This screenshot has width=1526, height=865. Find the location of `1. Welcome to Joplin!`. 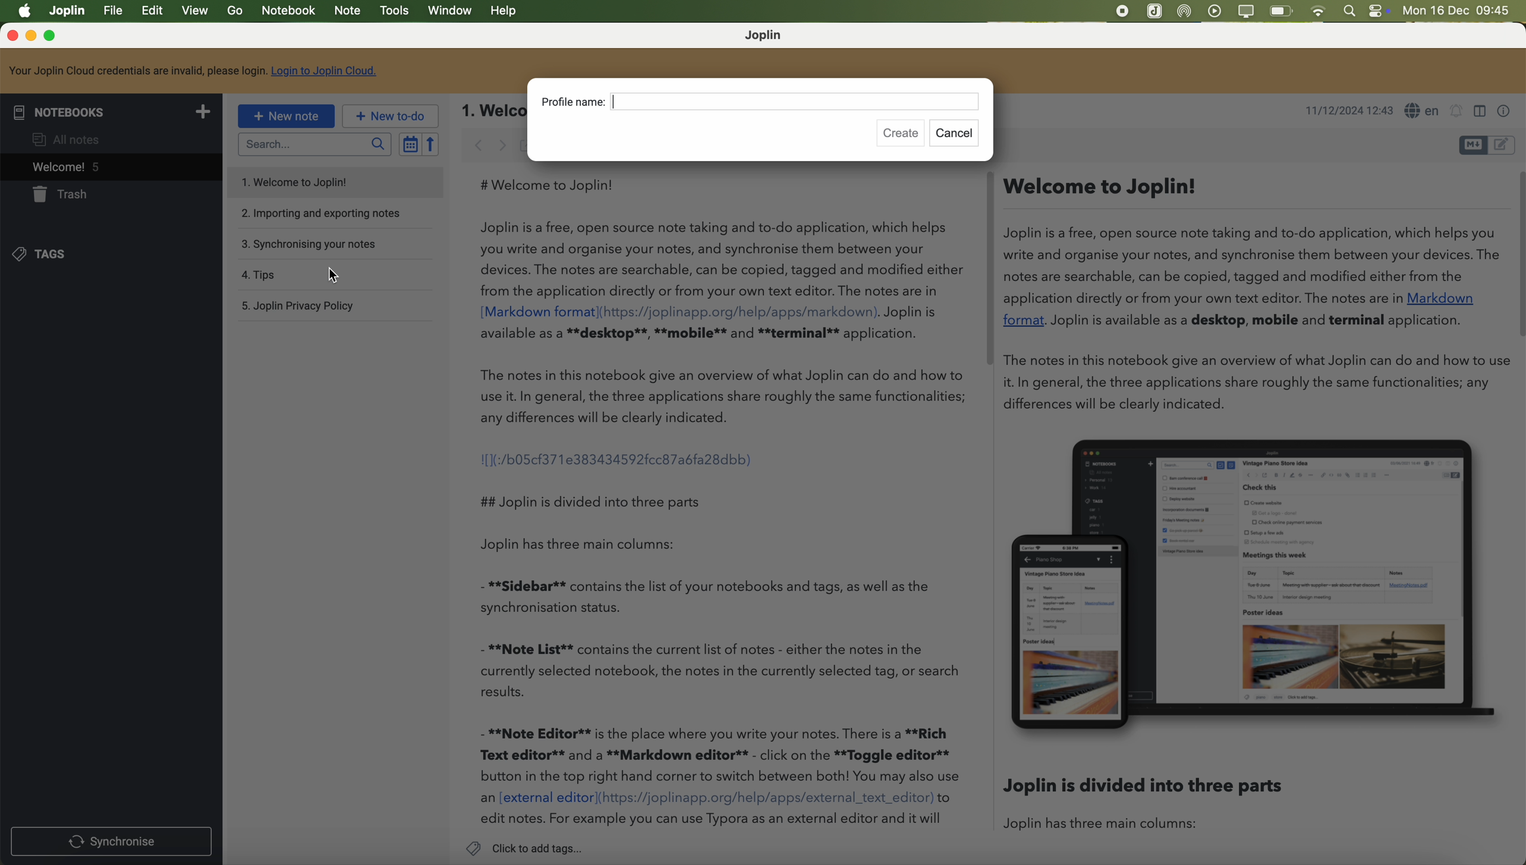

1. Welcome to Joplin! is located at coordinates (305, 184).